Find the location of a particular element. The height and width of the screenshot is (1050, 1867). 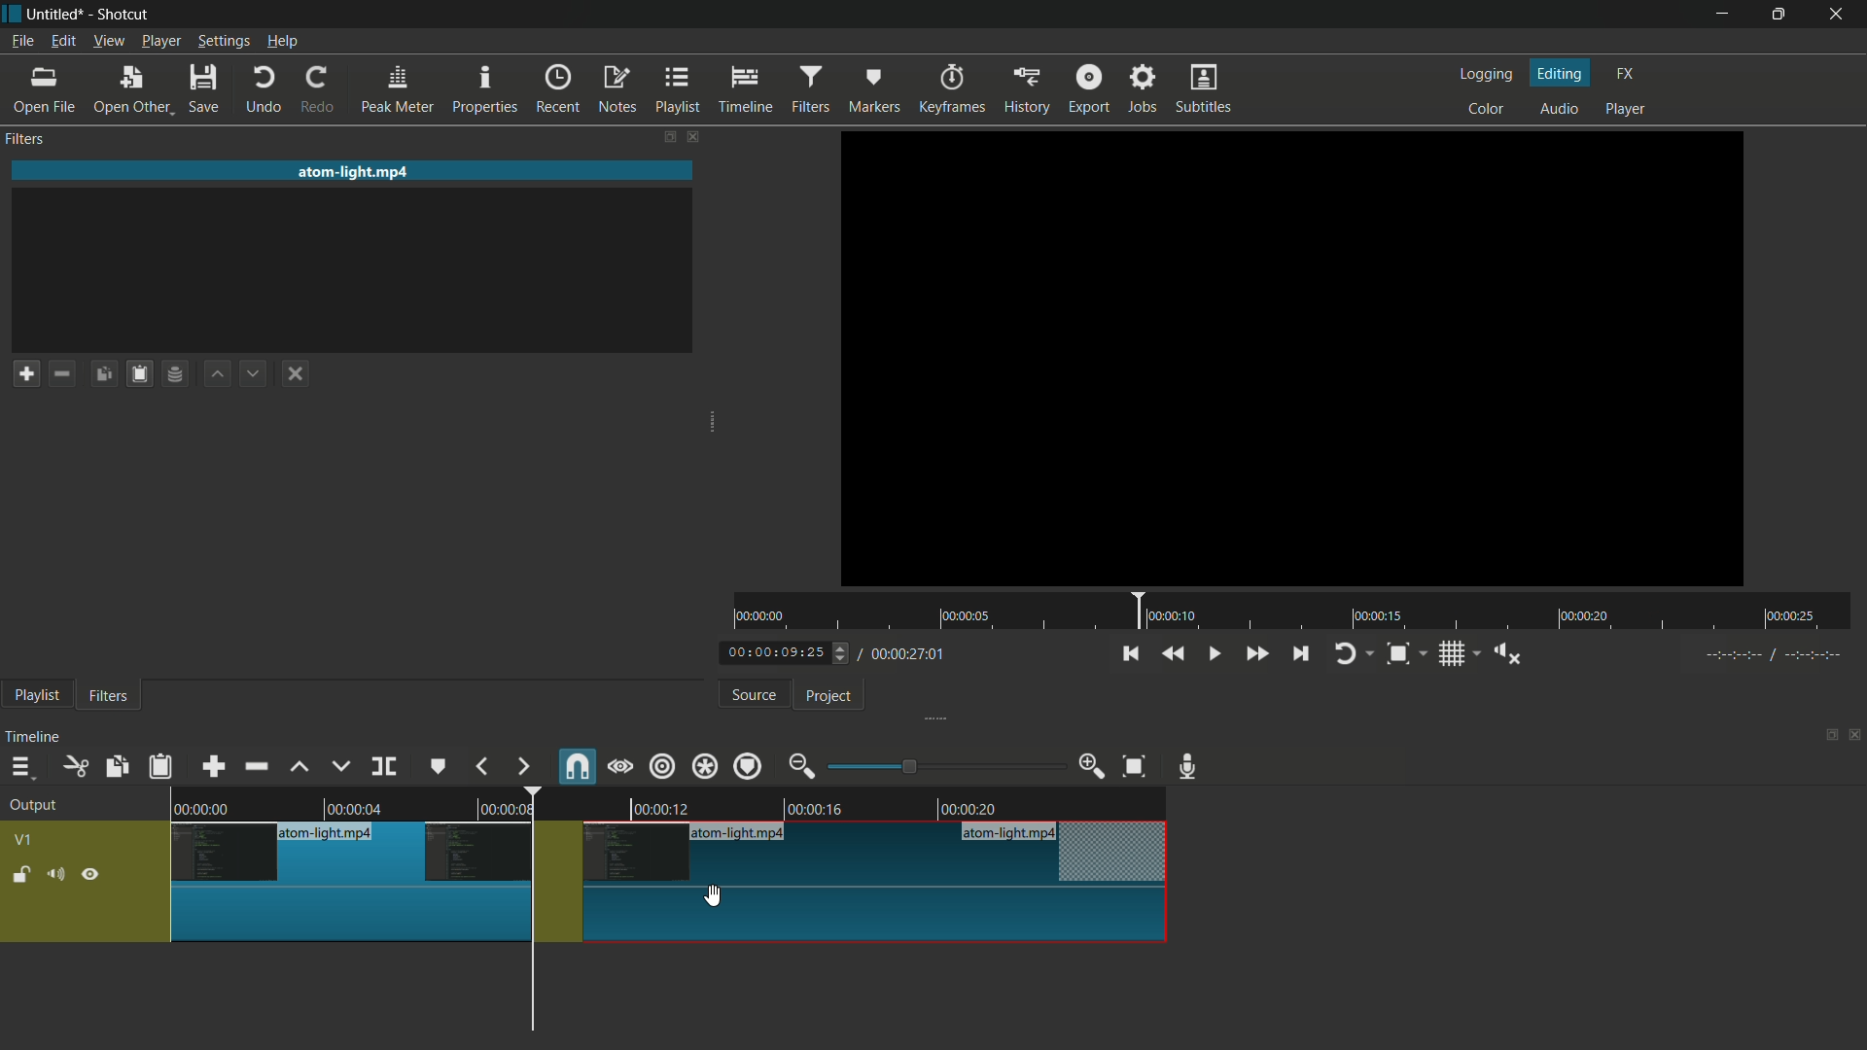

audio is located at coordinates (1561, 108).